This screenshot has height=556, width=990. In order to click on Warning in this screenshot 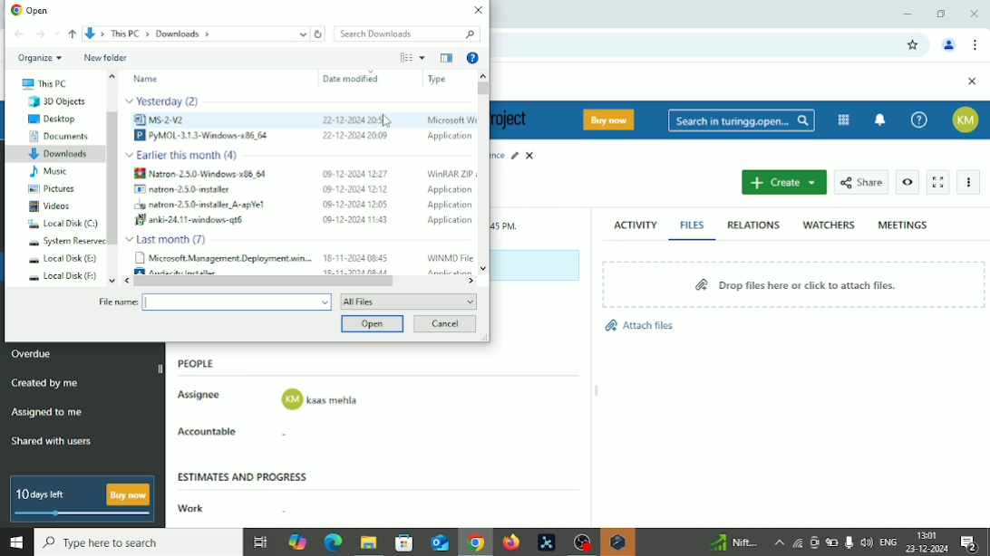, I will do `click(617, 542)`.